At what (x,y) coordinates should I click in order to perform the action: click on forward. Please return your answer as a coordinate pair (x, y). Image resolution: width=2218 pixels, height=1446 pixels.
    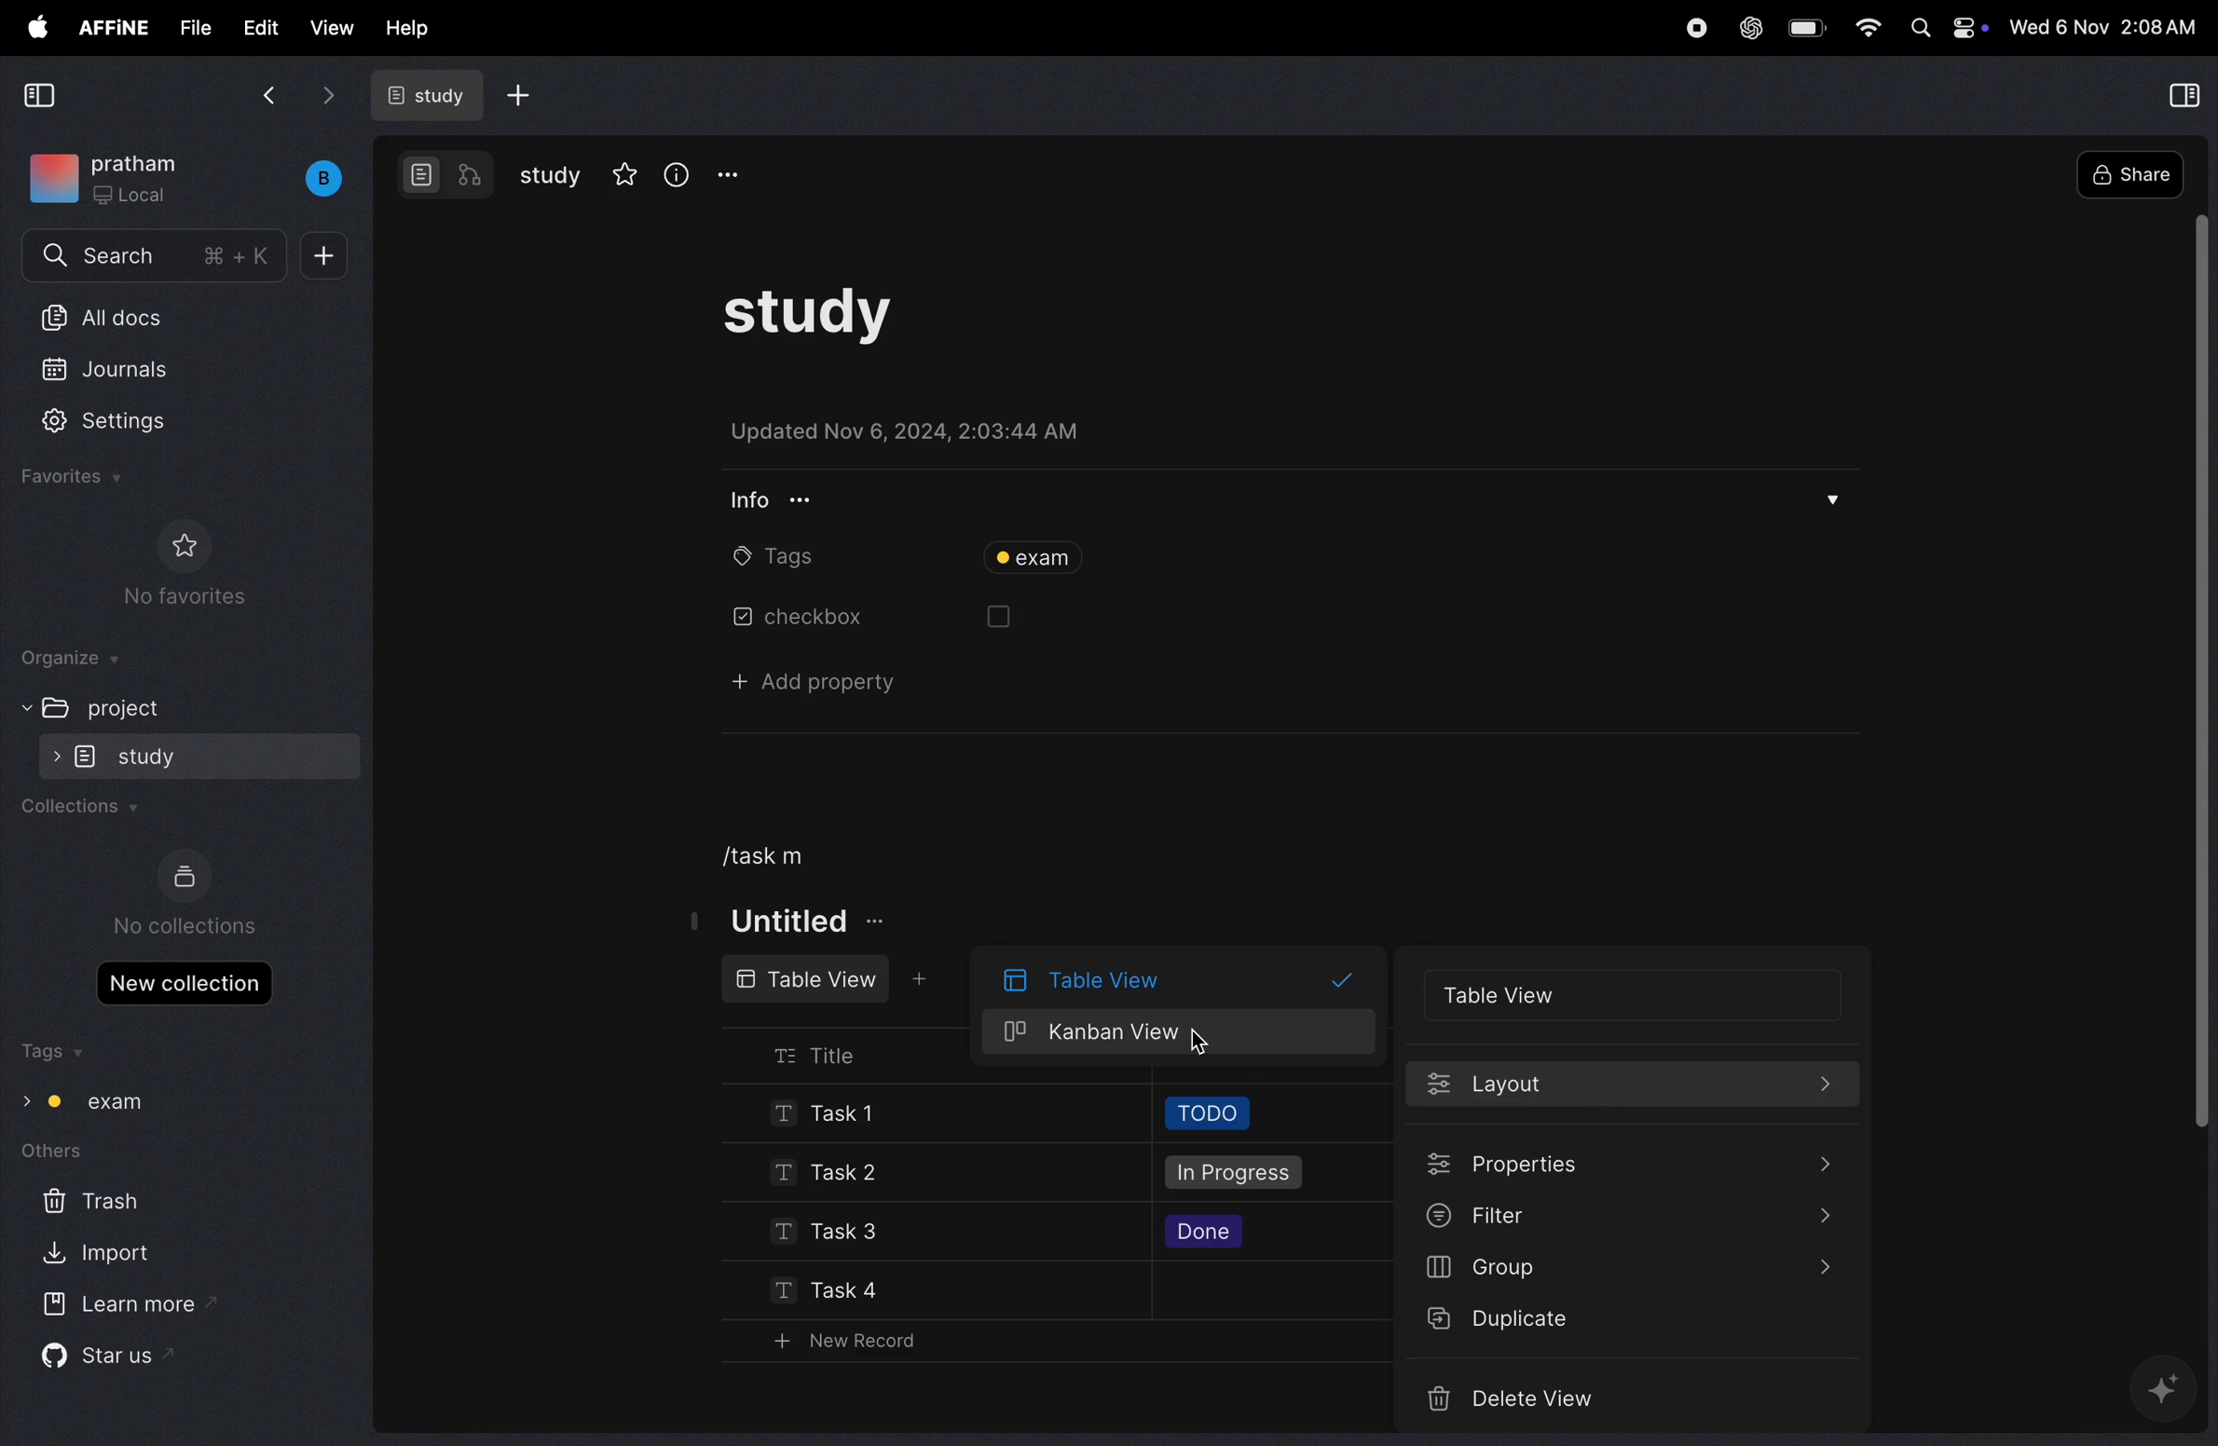
    Looking at the image, I should click on (323, 96).